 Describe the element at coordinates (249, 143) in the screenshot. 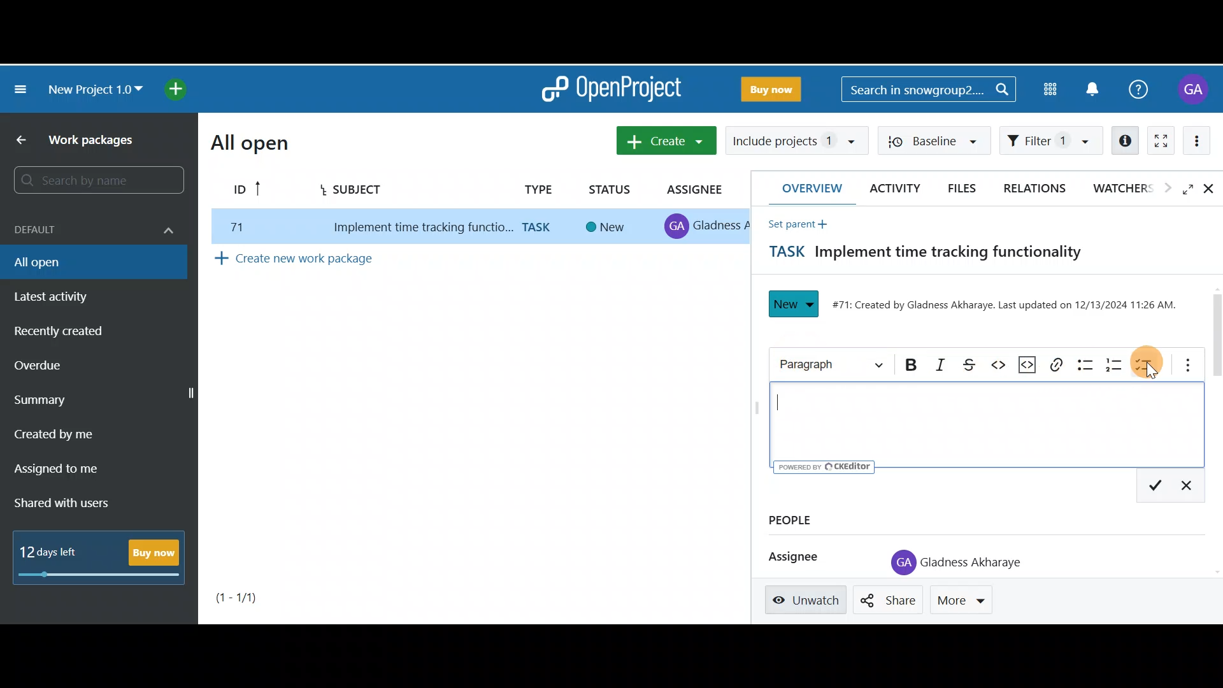

I see `All open` at that location.